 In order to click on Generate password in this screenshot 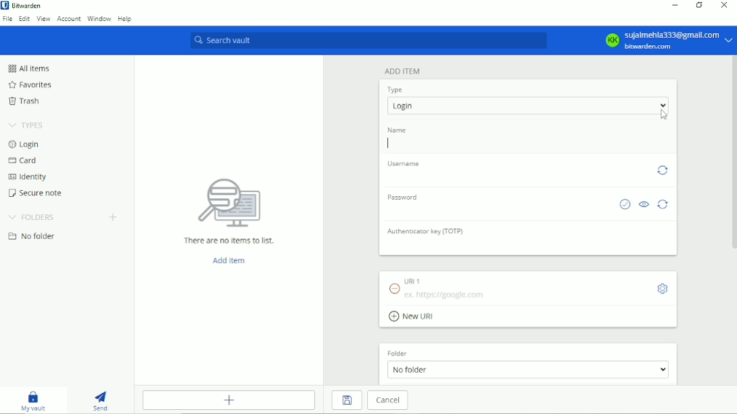, I will do `click(663, 204)`.